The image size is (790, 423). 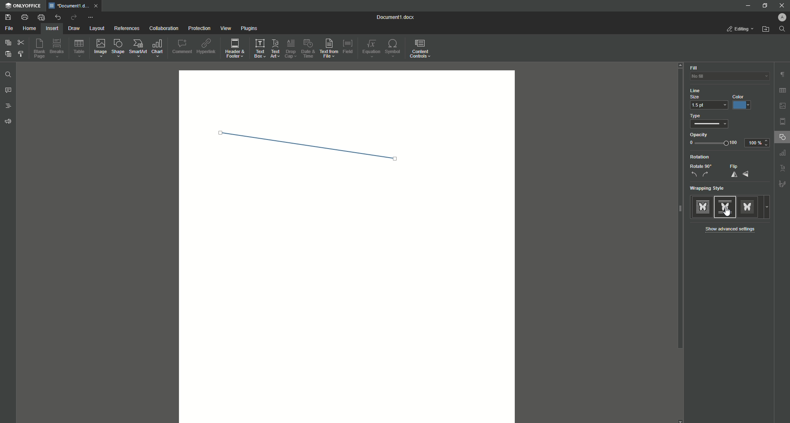 What do you see at coordinates (784, 29) in the screenshot?
I see `Find` at bounding box center [784, 29].